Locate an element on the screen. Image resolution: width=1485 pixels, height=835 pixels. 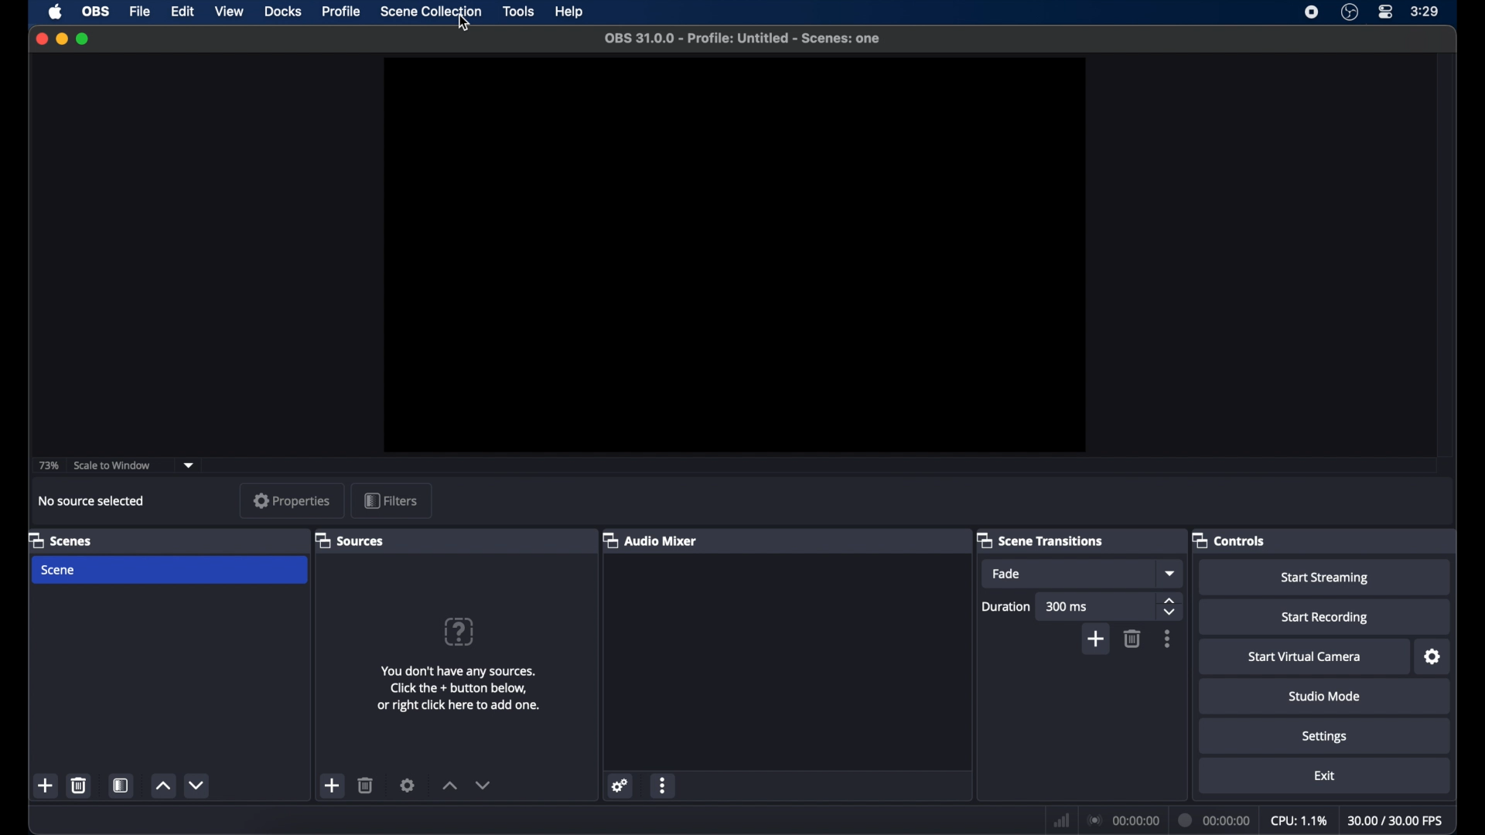
no source selected is located at coordinates (97, 500).